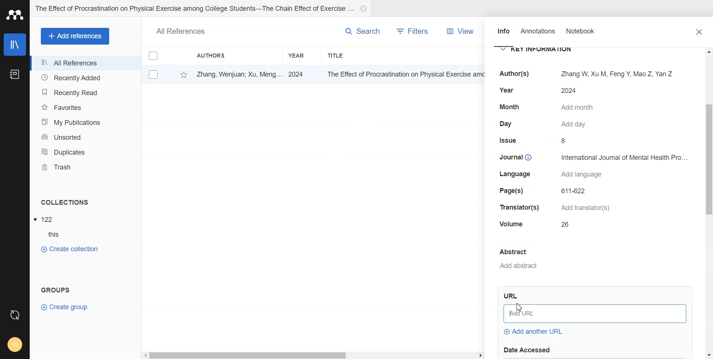  I want to click on Logo, so click(16, 15).